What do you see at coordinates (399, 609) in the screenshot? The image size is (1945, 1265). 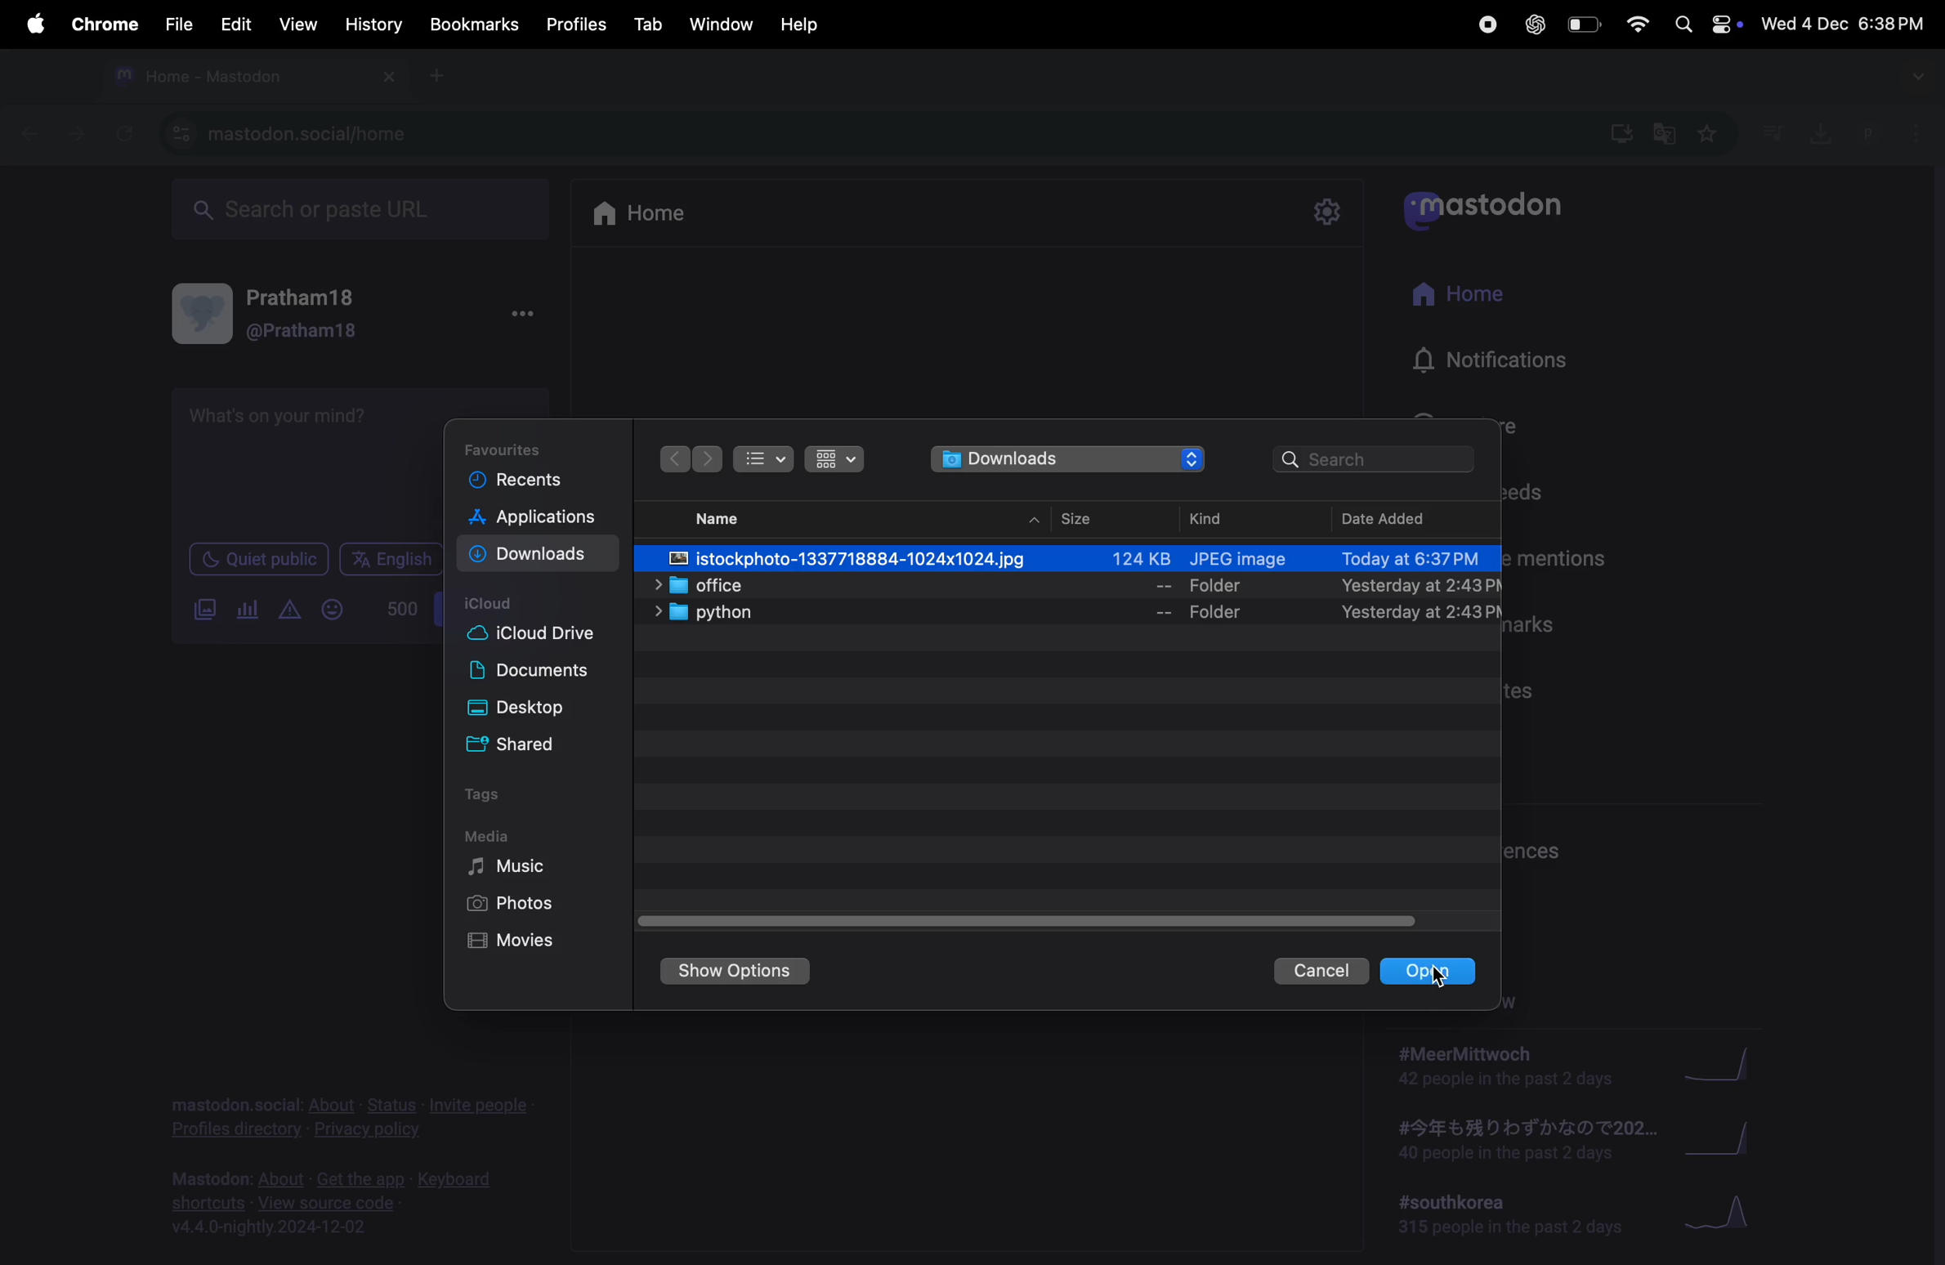 I see `500 words` at bounding box center [399, 609].